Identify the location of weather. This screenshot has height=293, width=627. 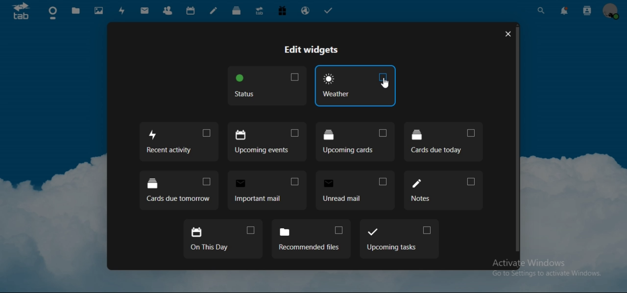
(355, 85).